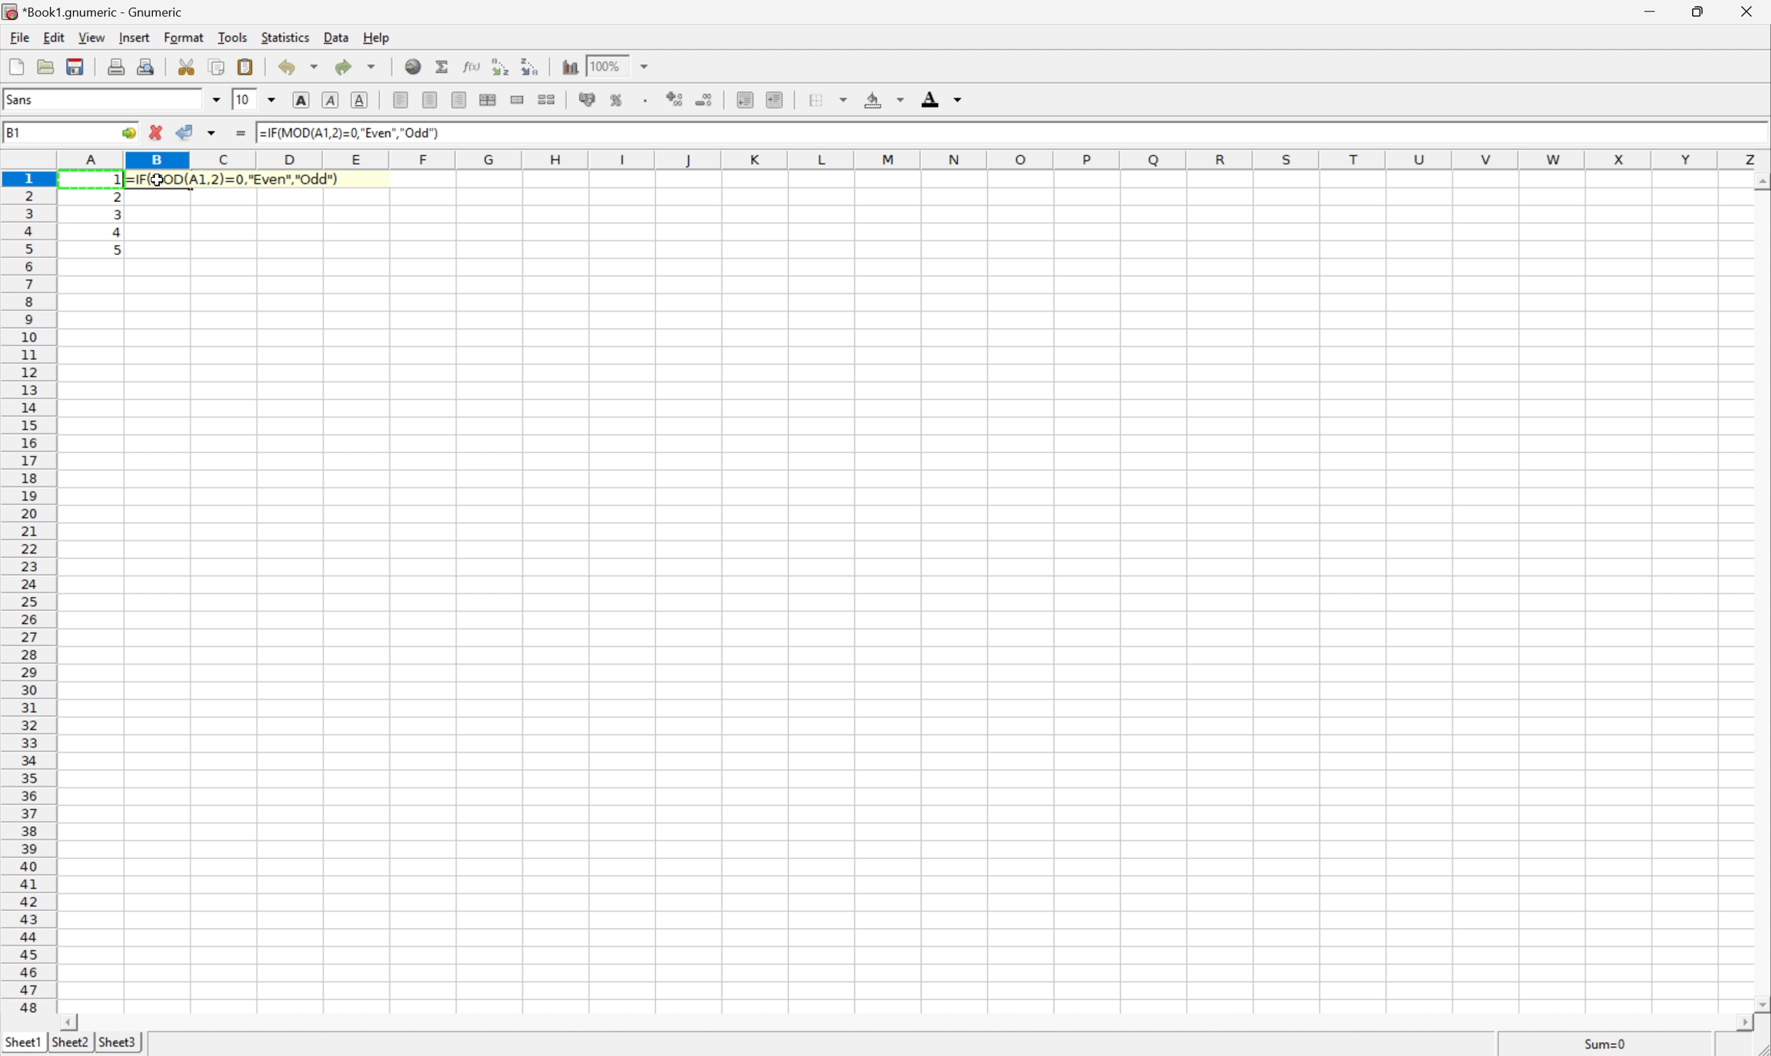  What do you see at coordinates (300, 66) in the screenshot?
I see `Undo` at bounding box center [300, 66].